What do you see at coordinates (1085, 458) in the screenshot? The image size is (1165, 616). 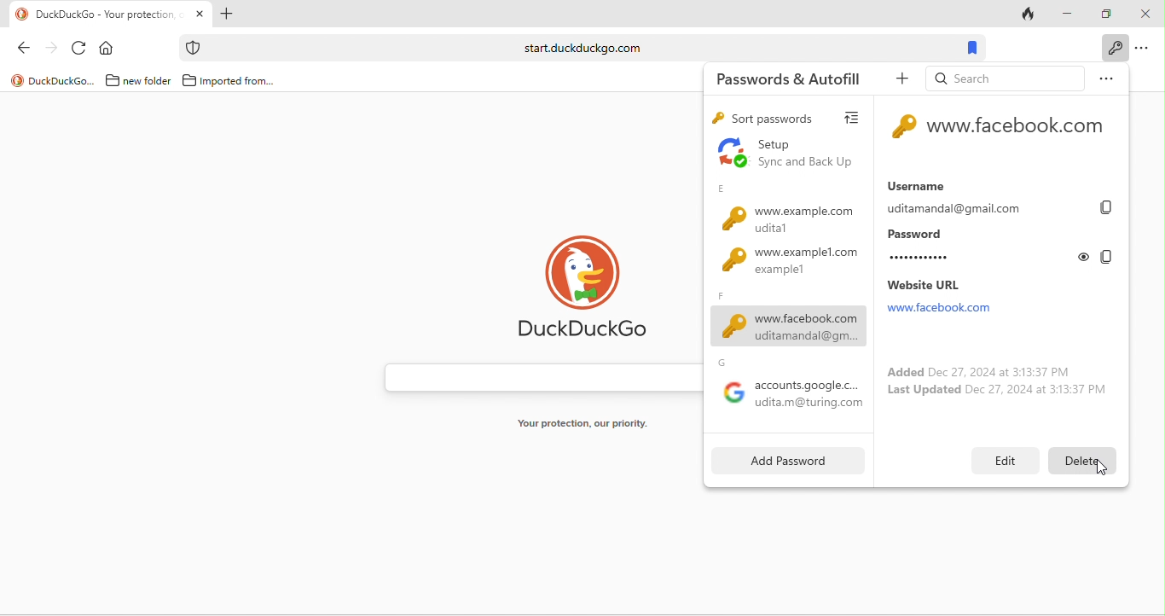 I see `delete` at bounding box center [1085, 458].